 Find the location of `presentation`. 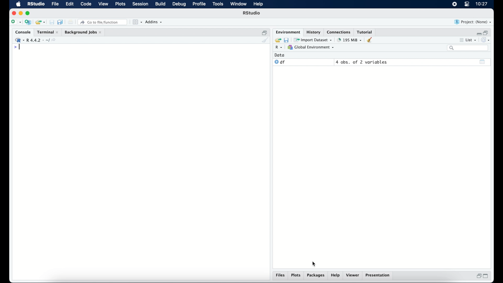

presentation is located at coordinates (378, 276).